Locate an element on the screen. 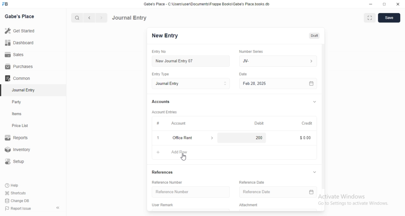 This screenshot has width=405, height=216. Shortcuts is located at coordinates (16, 193).